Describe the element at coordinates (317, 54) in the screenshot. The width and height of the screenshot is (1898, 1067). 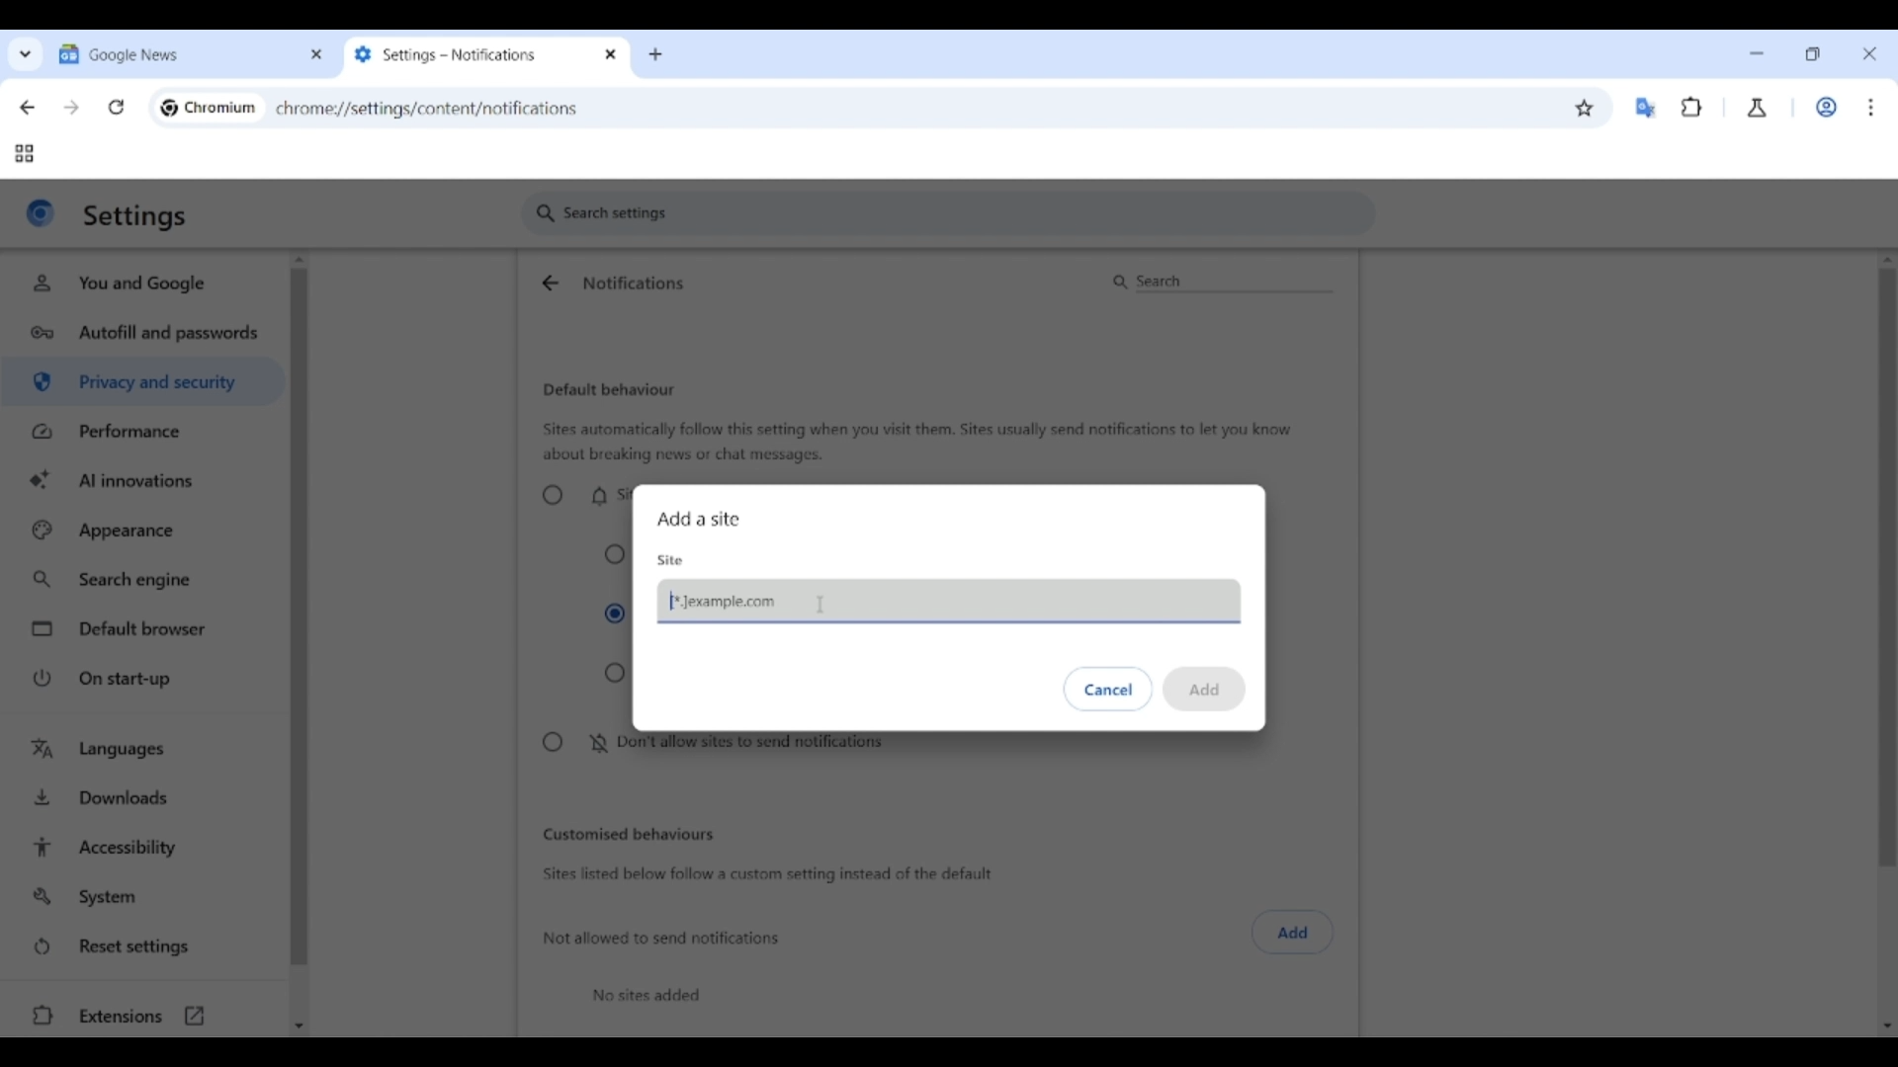
I see `Close tab 1` at that location.